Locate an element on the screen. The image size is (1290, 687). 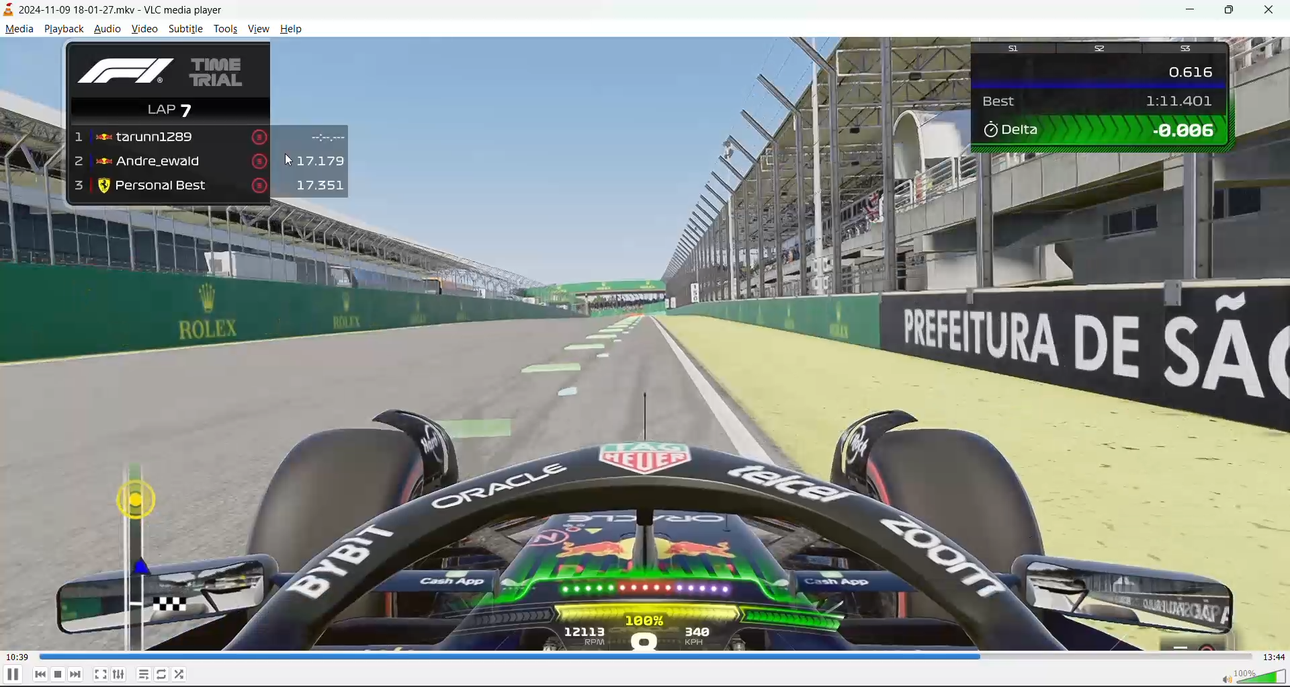
toggle loop is located at coordinates (163, 675).